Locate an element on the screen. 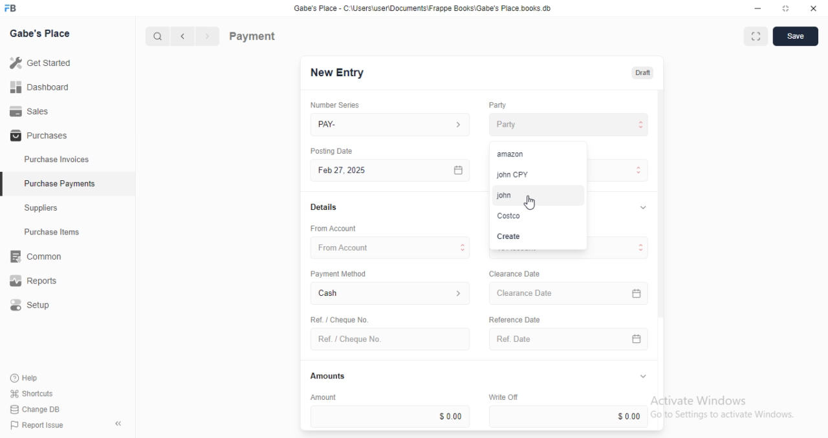 This screenshot has height=438, width=828. john  is located at coordinates (517, 194).